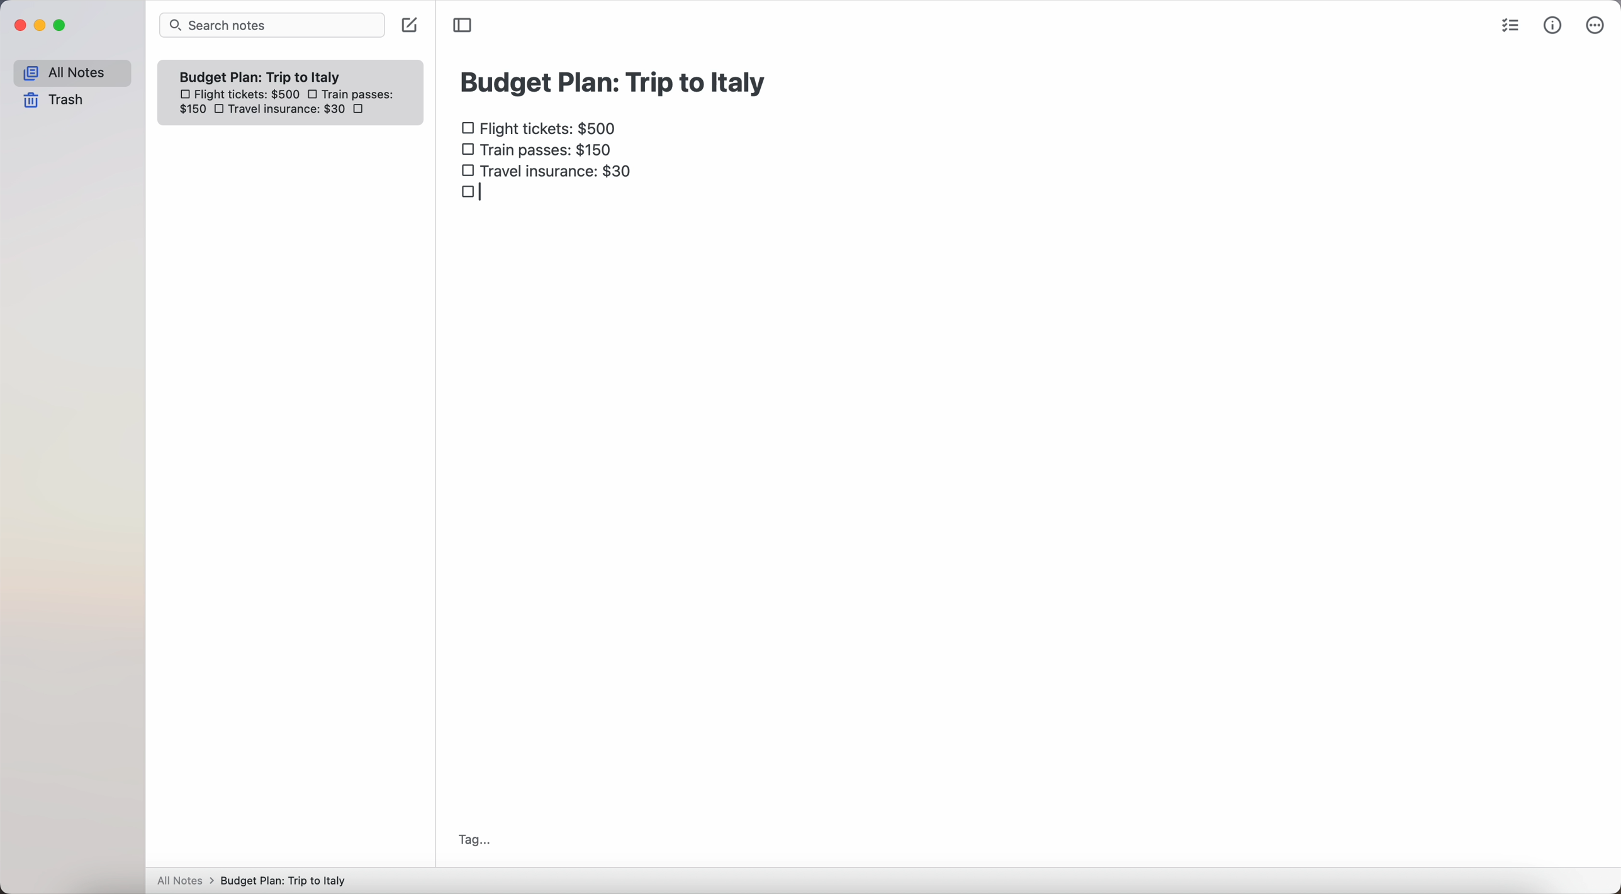  I want to click on train passes, so click(361, 96).